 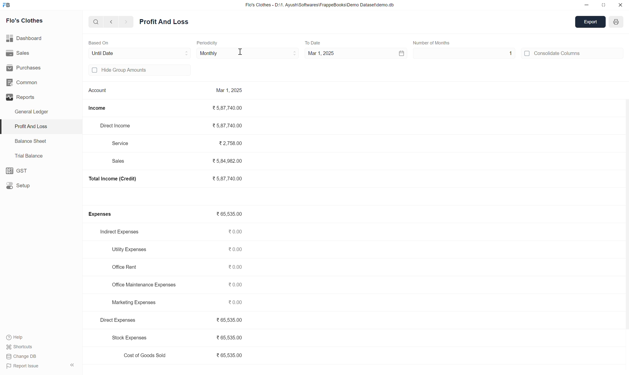 I want to click on Number of Months, so click(x=435, y=42).